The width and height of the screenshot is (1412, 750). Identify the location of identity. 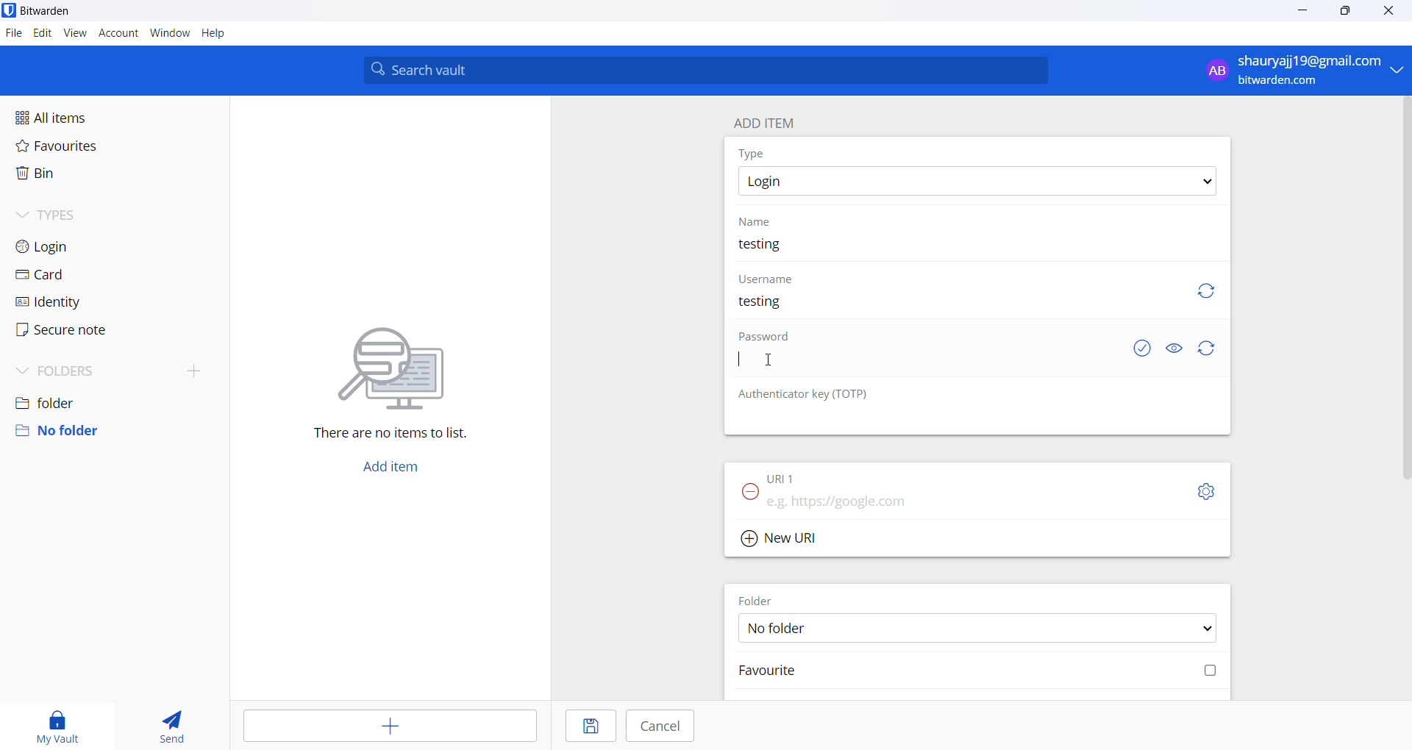
(71, 302).